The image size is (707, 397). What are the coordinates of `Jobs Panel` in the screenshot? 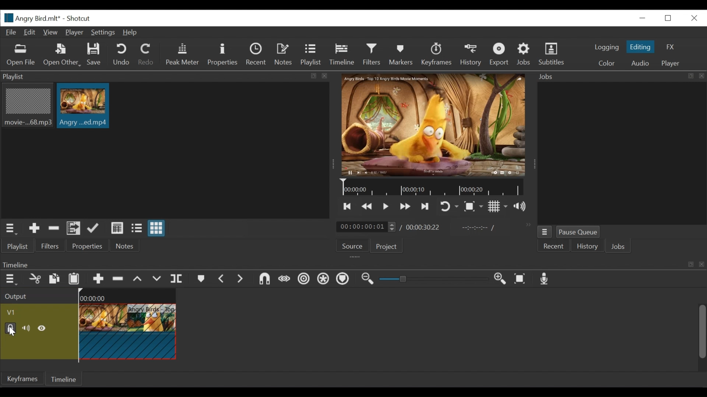 It's located at (622, 154).